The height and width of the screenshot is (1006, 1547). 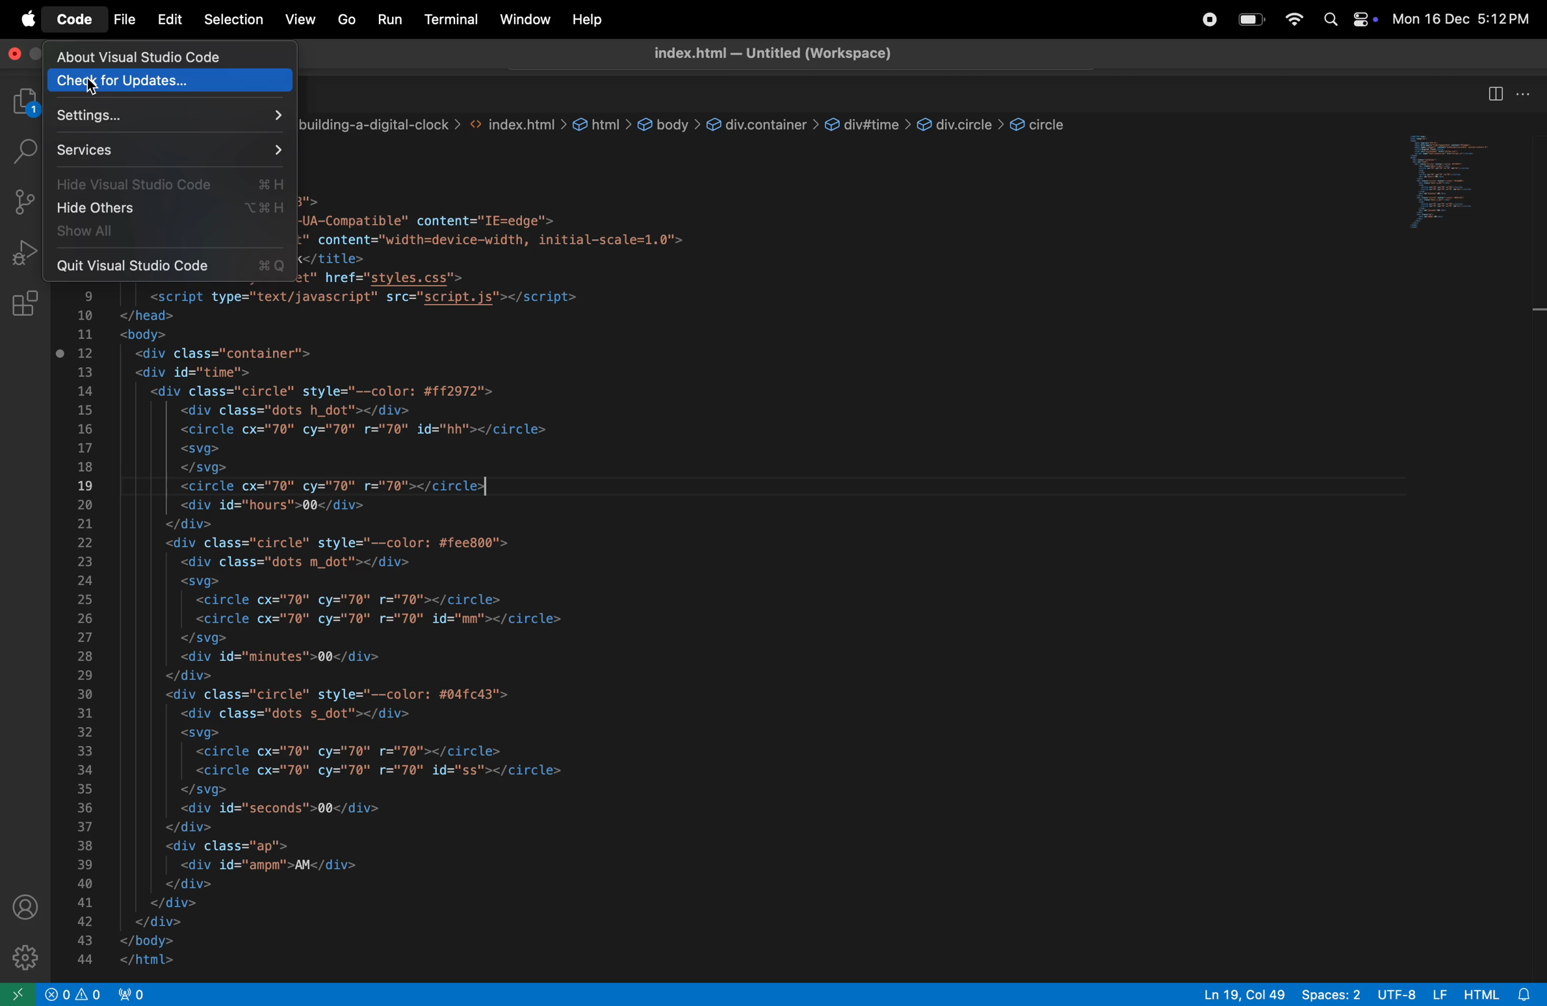 I want to click on </head> i, so click(x=148, y=316).